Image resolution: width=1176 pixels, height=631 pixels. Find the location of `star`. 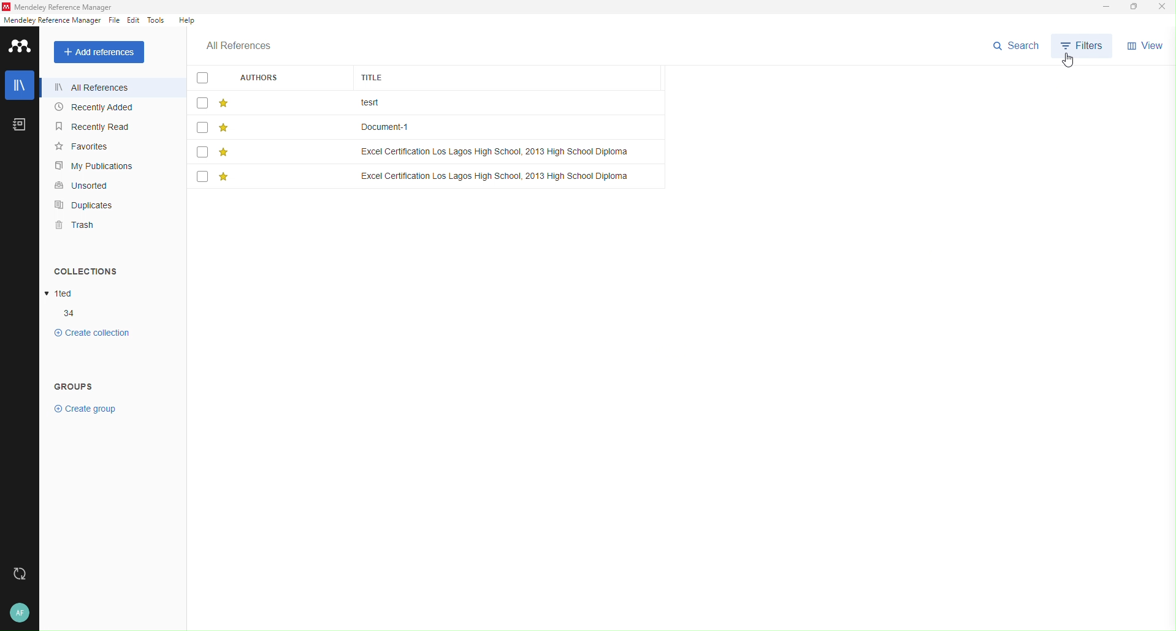

star is located at coordinates (224, 176).